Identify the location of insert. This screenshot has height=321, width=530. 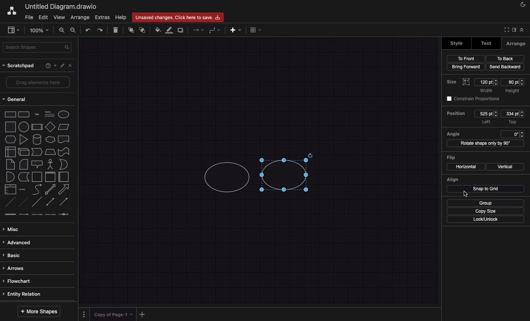
(236, 30).